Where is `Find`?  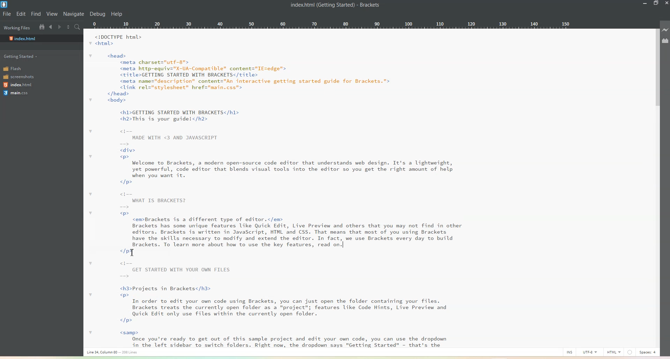 Find is located at coordinates (36, 14).